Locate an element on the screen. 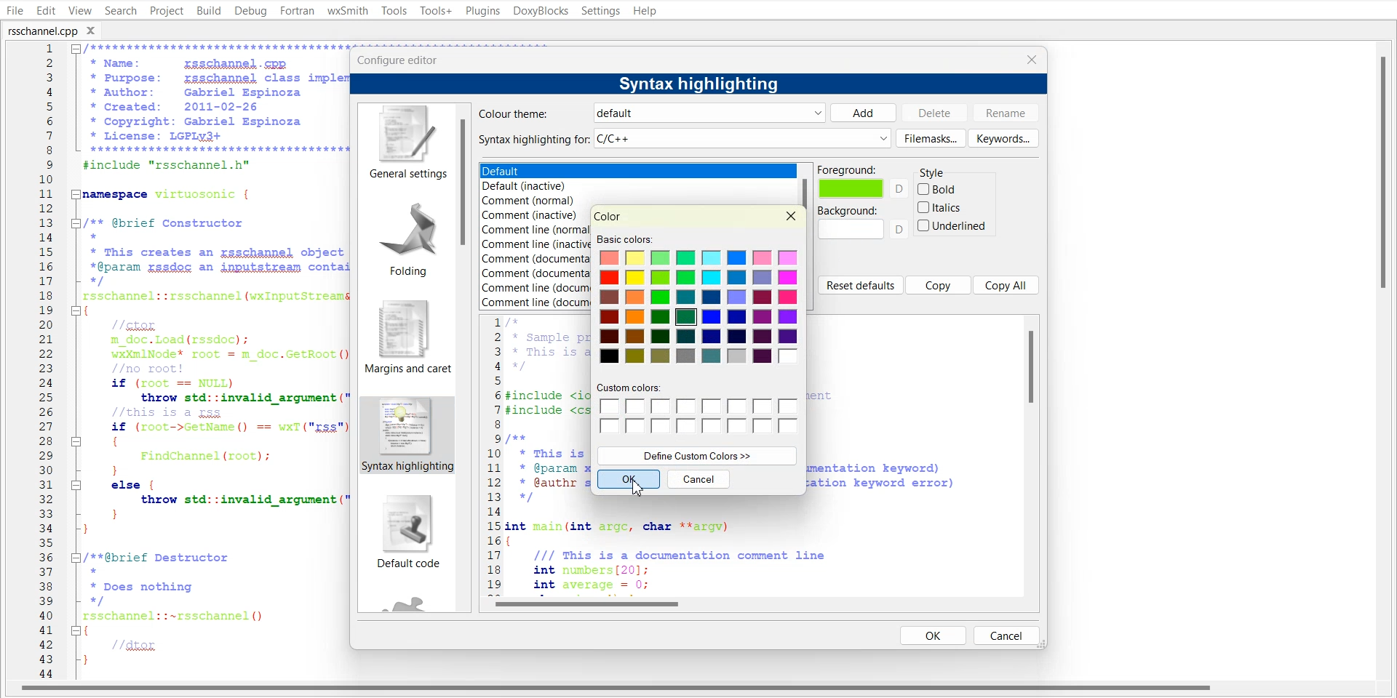  Underlined is located at coordinates (952, 225).